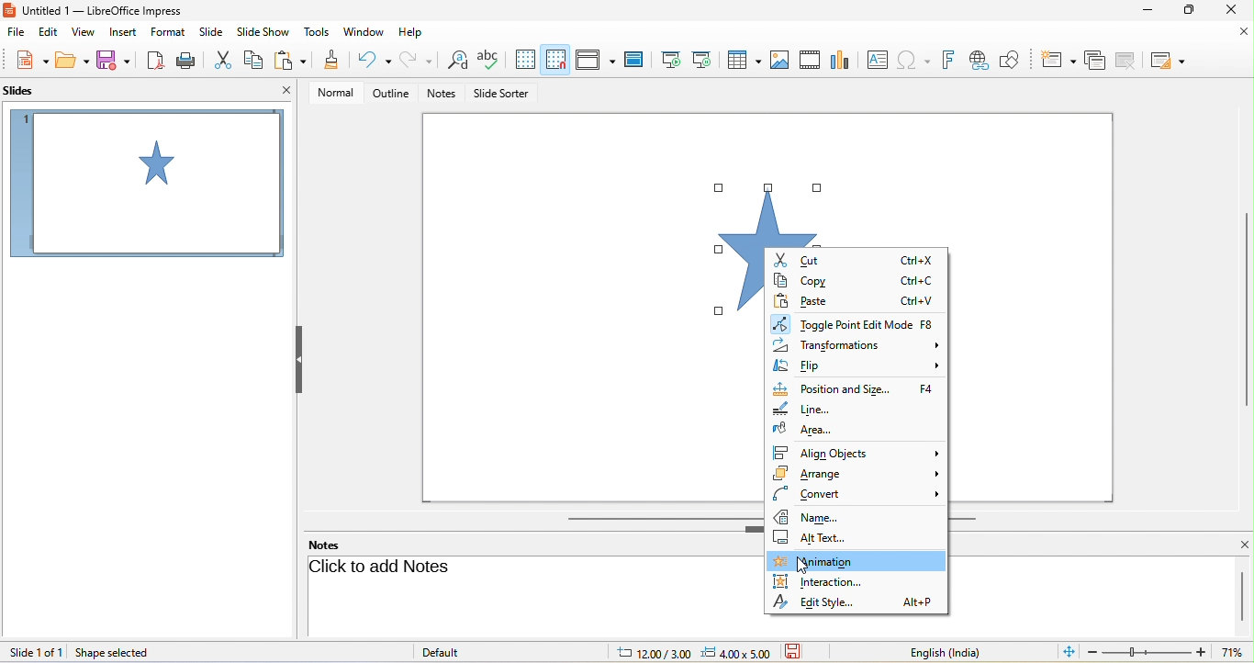  I want to click on paste, so click(291, 60).